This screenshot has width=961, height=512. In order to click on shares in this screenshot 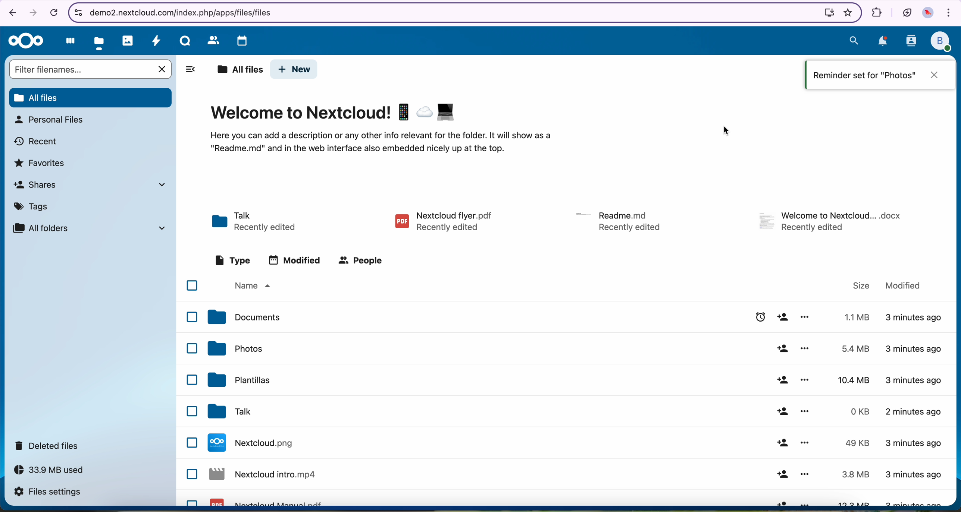, I will do `click(94, 186)`.